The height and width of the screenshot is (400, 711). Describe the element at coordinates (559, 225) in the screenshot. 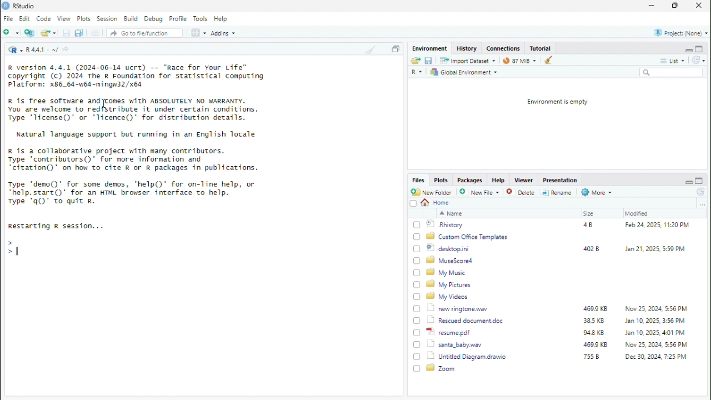

I see `.Rhistory 4B Feb 24, 2025, 11:20 PM.` at that location.